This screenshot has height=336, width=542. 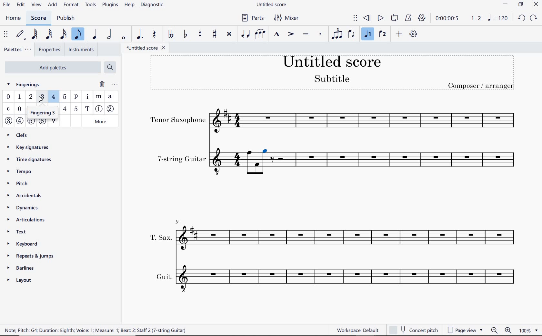 I want to click on PALETTES, so click(x=18, y=49).